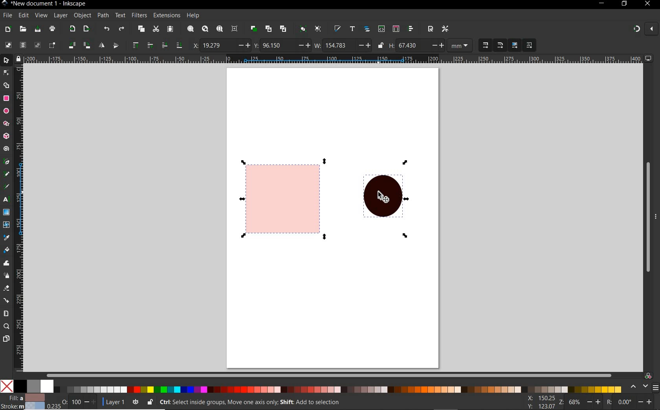 The width and height of the screenshot is (660, 410). What do you see at coordinates (543, 403) in the screenshot?
I see `xy coordinates` at bounding box center [543, 403].